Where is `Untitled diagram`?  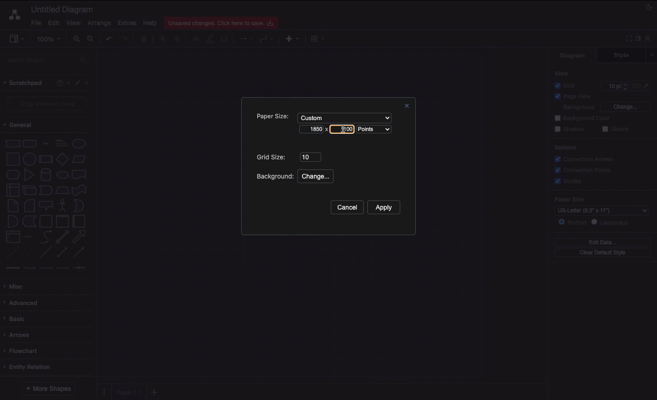 Untitled diagram is located at coordinates (63, 9).